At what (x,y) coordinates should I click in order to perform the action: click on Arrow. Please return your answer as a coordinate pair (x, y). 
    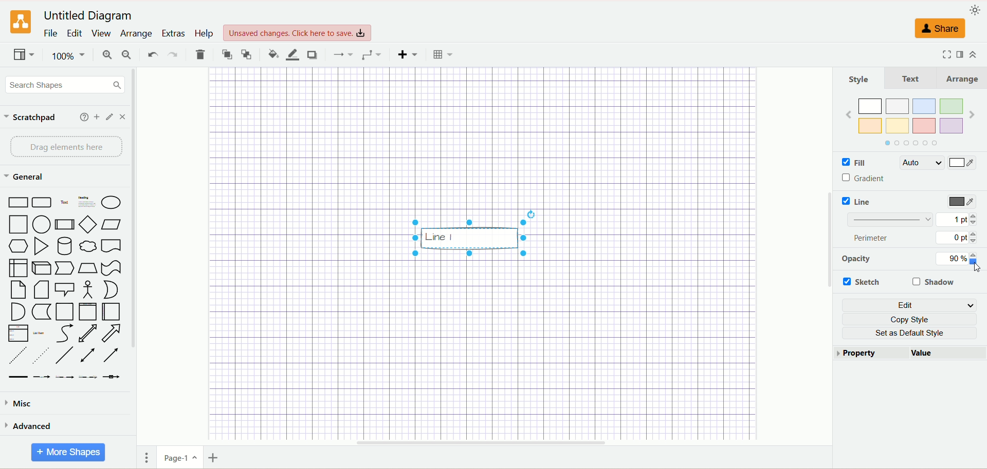
    Looking at the image, I should click on (111, 334).